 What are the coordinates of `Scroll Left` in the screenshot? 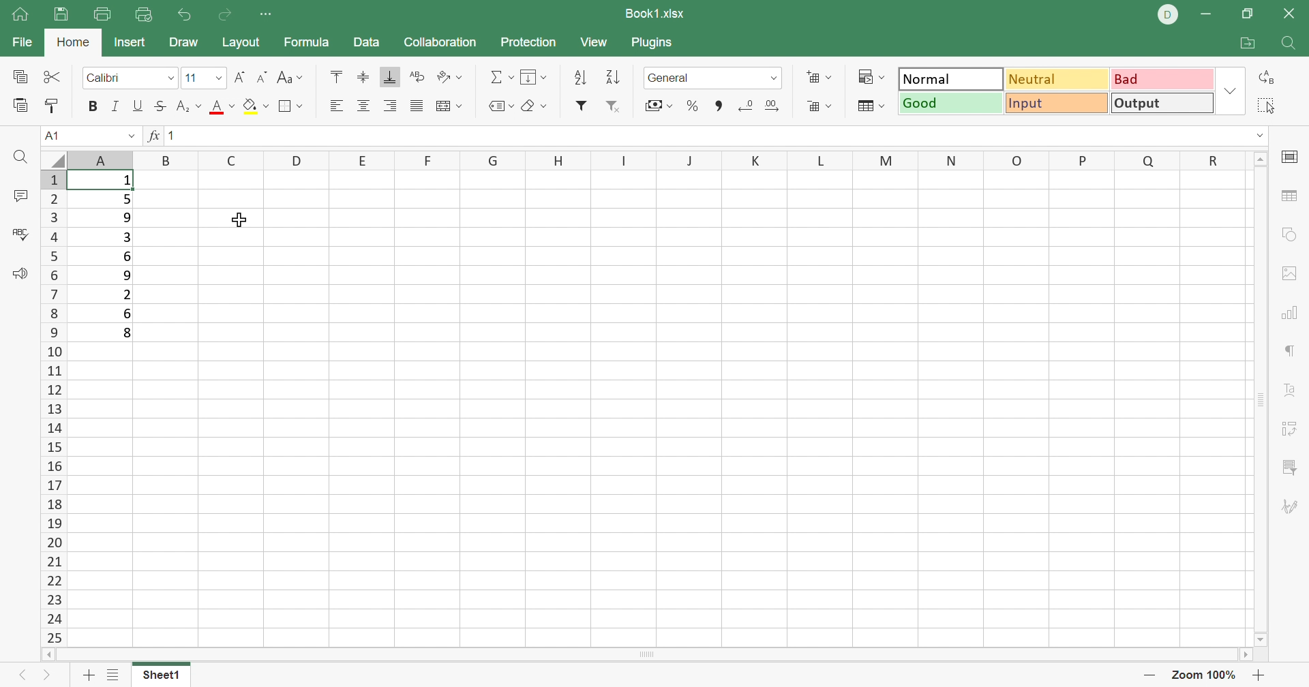 It's located at (52, 654).